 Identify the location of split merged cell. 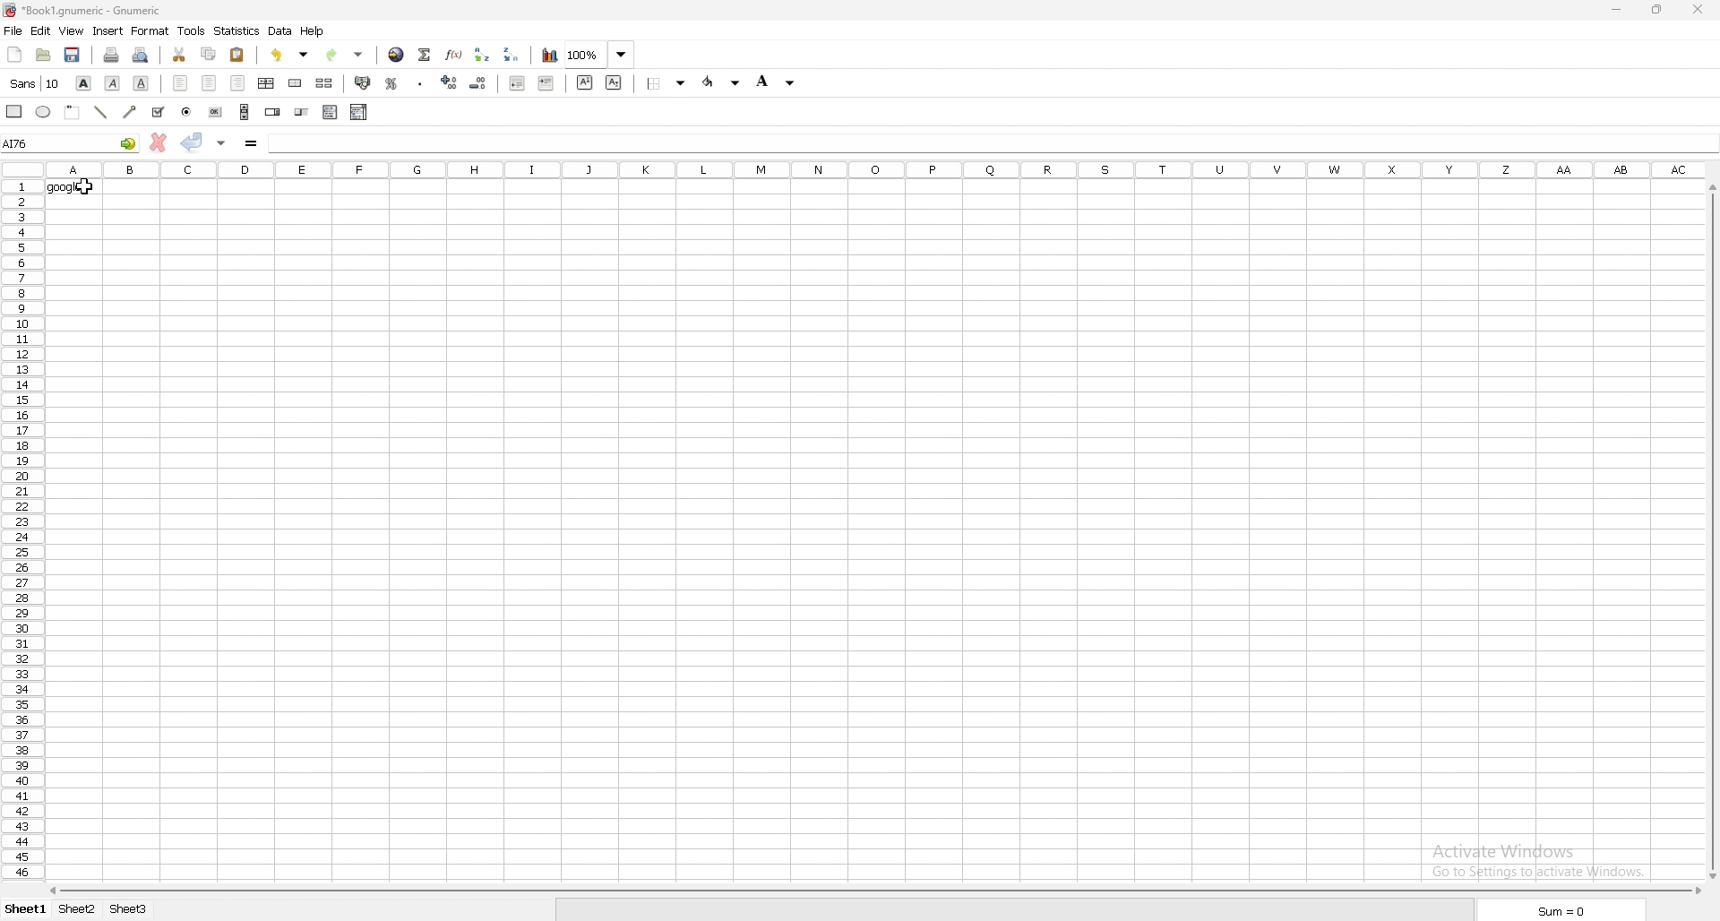
(325, 83).